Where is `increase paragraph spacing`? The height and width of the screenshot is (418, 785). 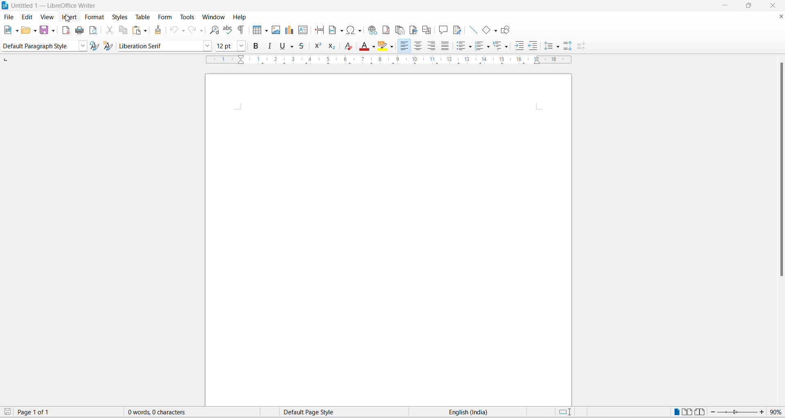 increase paragraph spacing is located at coordinates (567, 45).